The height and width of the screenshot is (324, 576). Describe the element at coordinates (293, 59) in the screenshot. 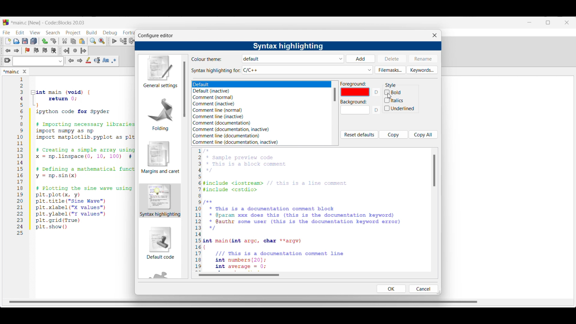

I see `Theme options` at that location.